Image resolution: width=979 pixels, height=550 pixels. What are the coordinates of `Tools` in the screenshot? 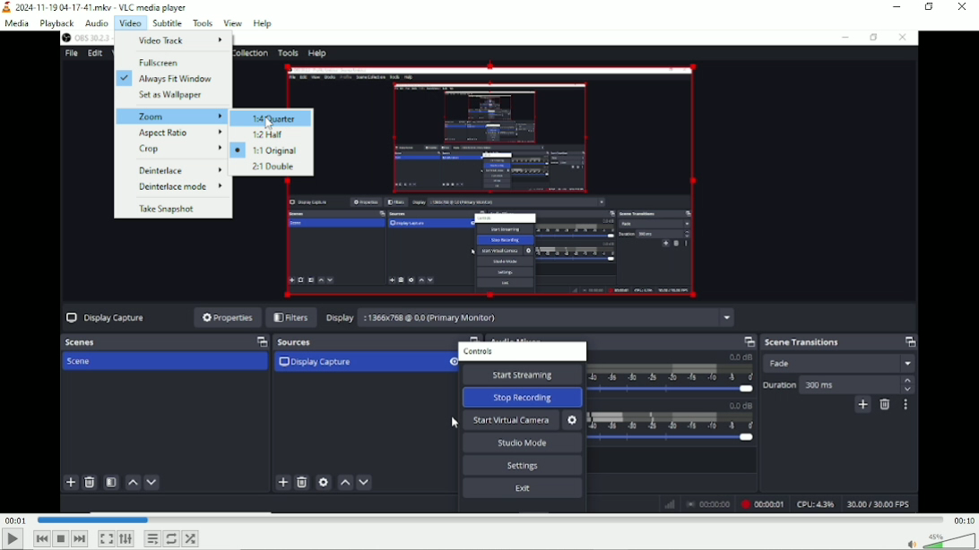 It's located at (203, 23).